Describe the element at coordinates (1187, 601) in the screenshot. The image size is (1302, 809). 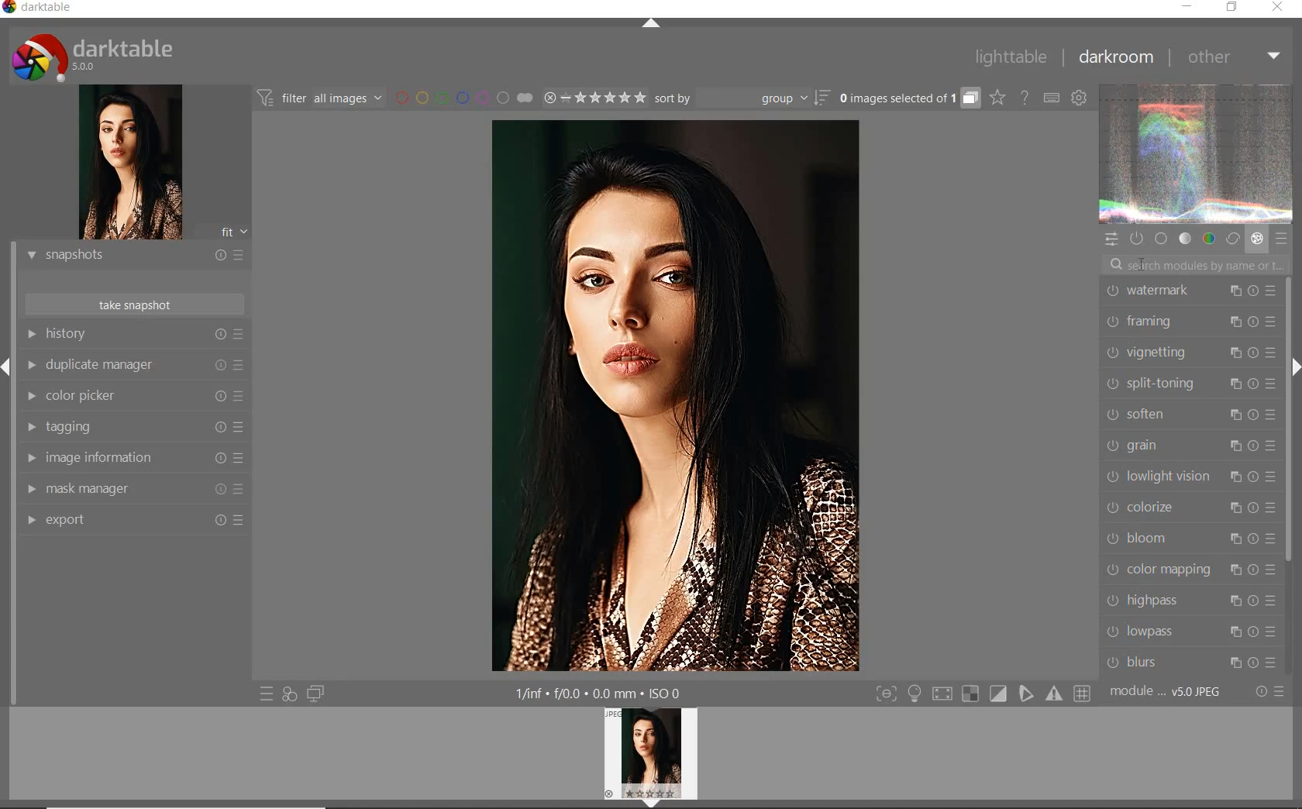
I see `HIGHPASS` at that location.